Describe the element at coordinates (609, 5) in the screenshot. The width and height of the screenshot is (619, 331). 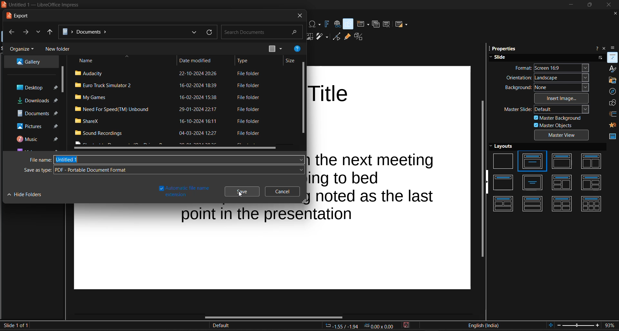
I see `close` at that location.